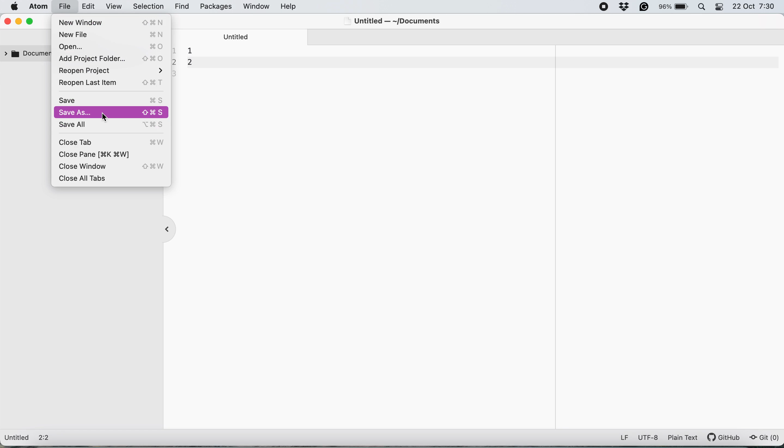 This screenshot has width=784, height=448. I want to click on LF, so click(624, 438).